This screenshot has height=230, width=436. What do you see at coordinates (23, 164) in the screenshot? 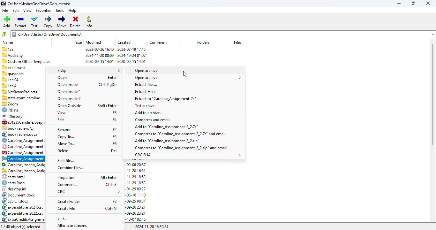
I see `85 Caroline Joseph Assigf¥.. 111870 2022-09-06 20:37 2022-09-06 20:37` at bounding box center [23, 164].